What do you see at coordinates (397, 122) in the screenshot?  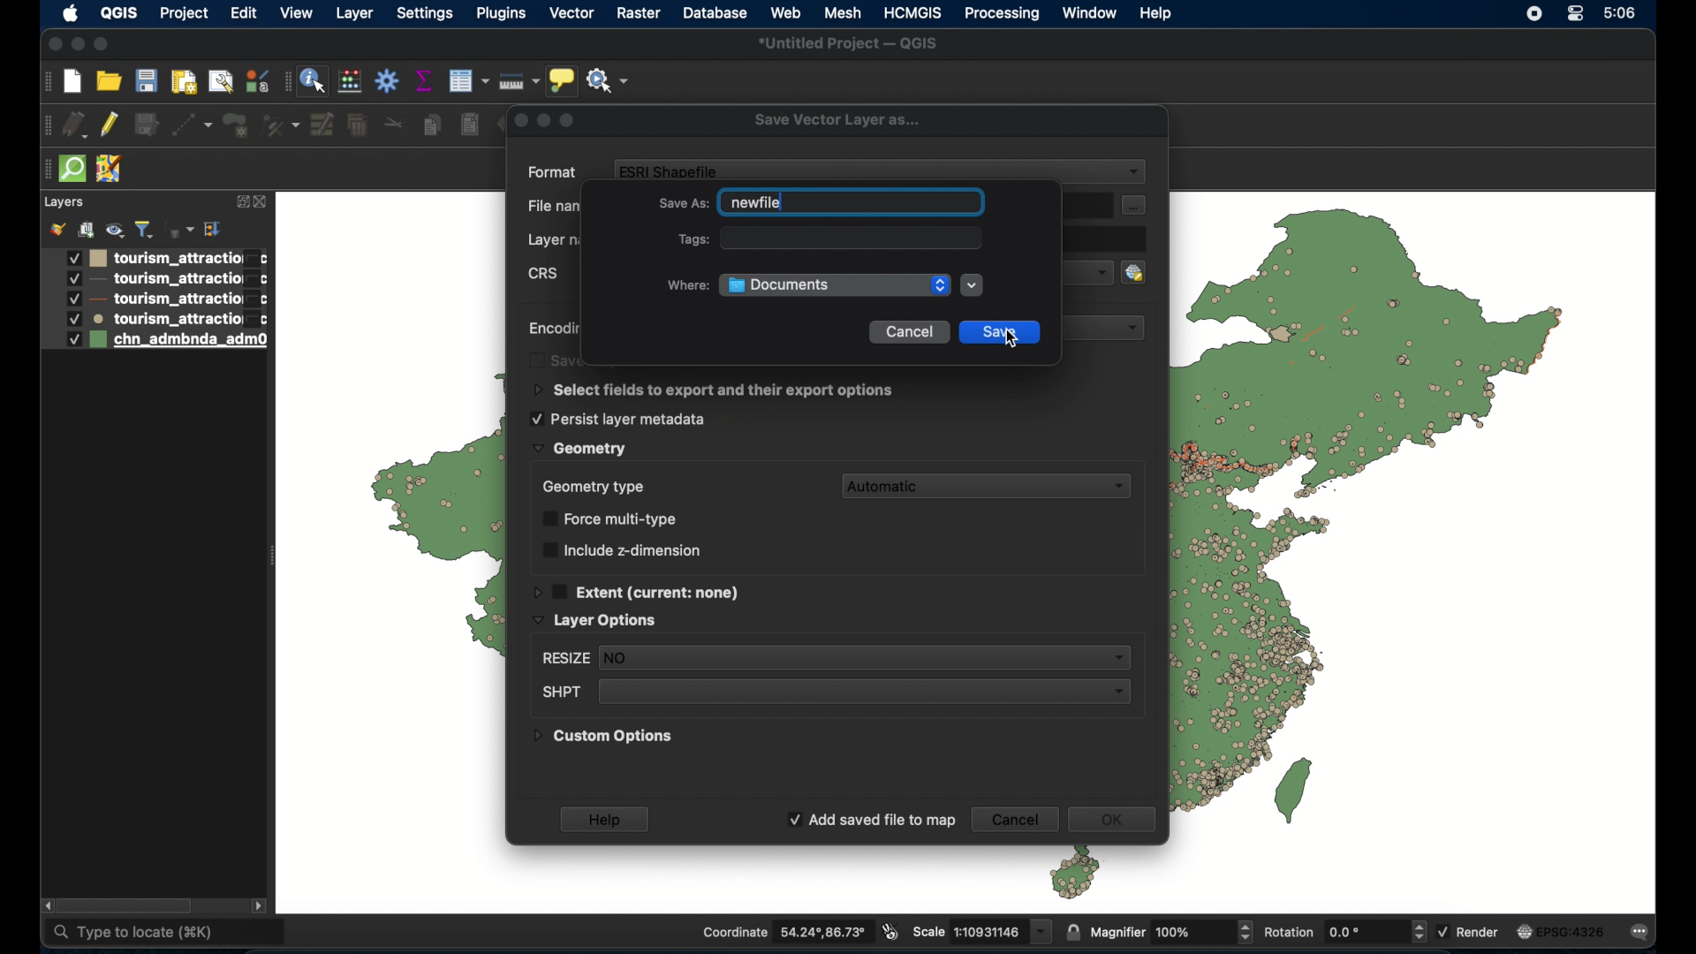 I see `cut features` at bounding box center [397, 122].